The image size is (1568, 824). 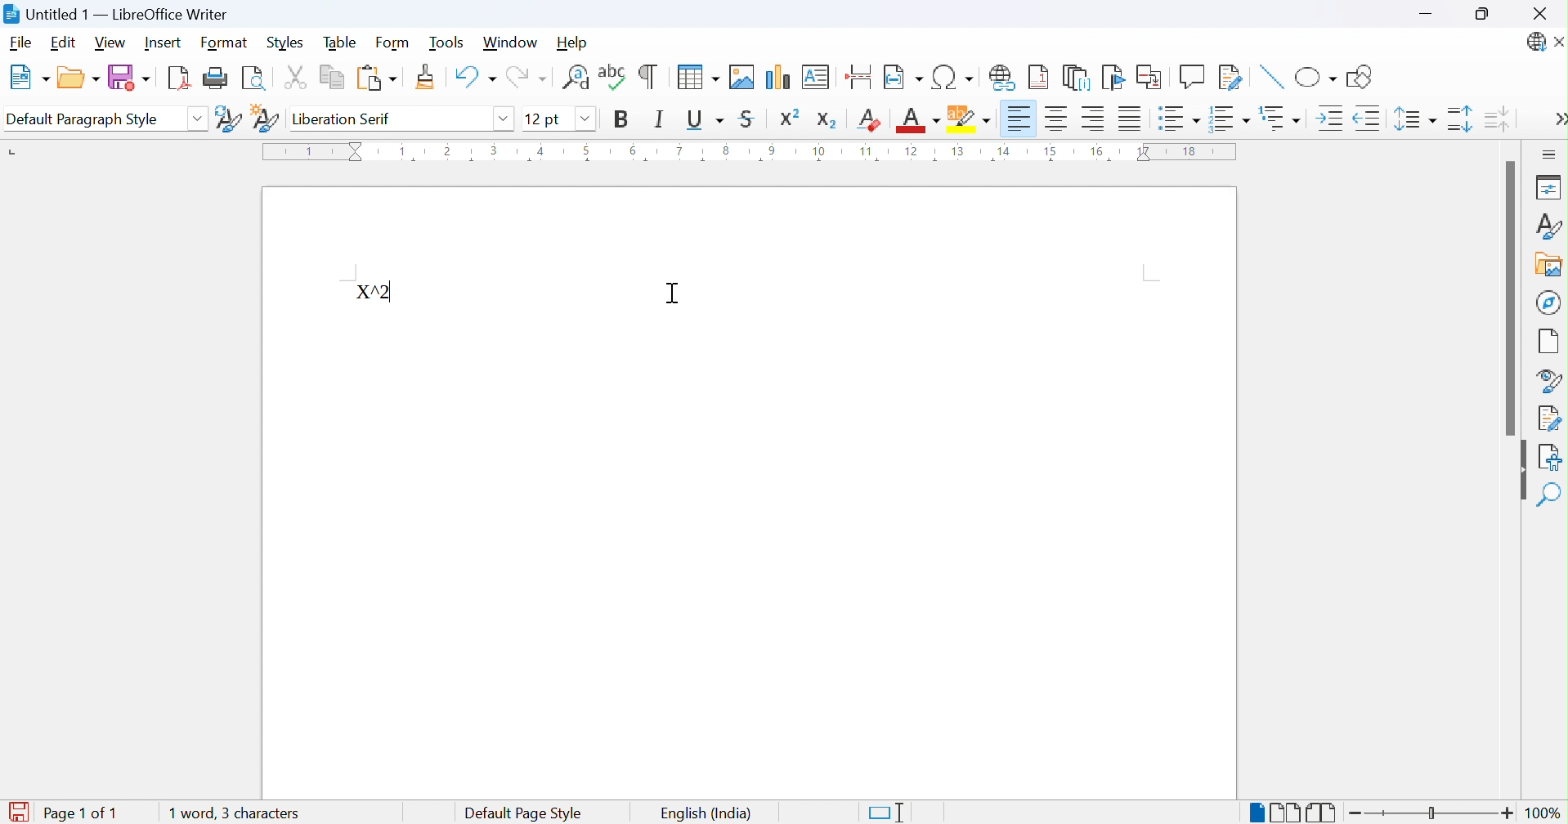 What do you see at coordinates (1498, 120) in the screenshot?
I see `Decrease paragraph spacing` at bounding box center [1498, 120].